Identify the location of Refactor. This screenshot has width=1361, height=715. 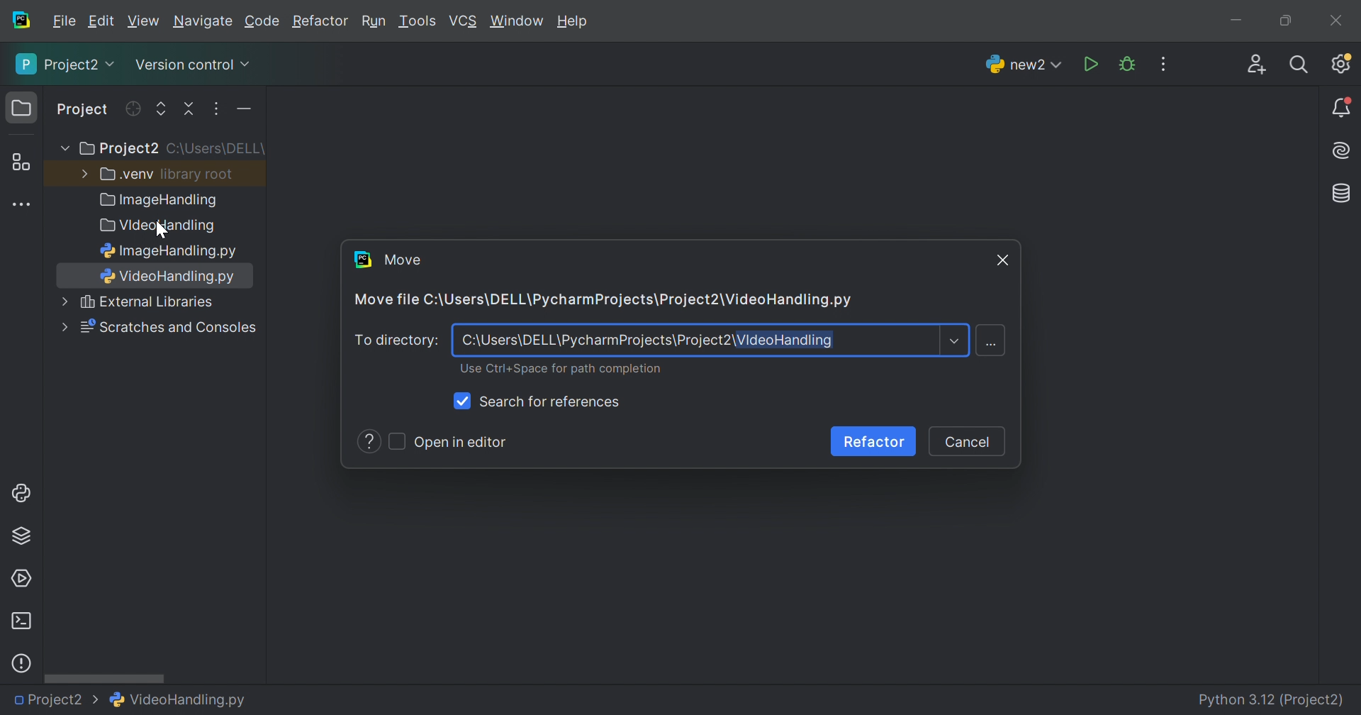
(874, 443).